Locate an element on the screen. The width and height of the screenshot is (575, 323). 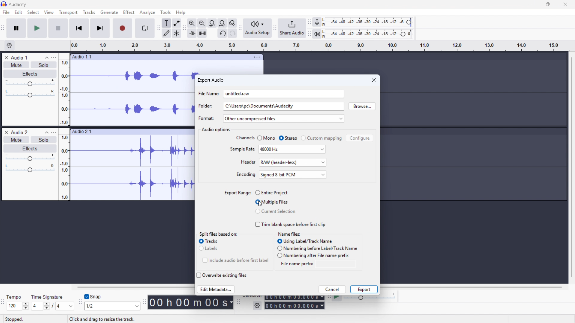
gain  is located at coordinates (30, 158).